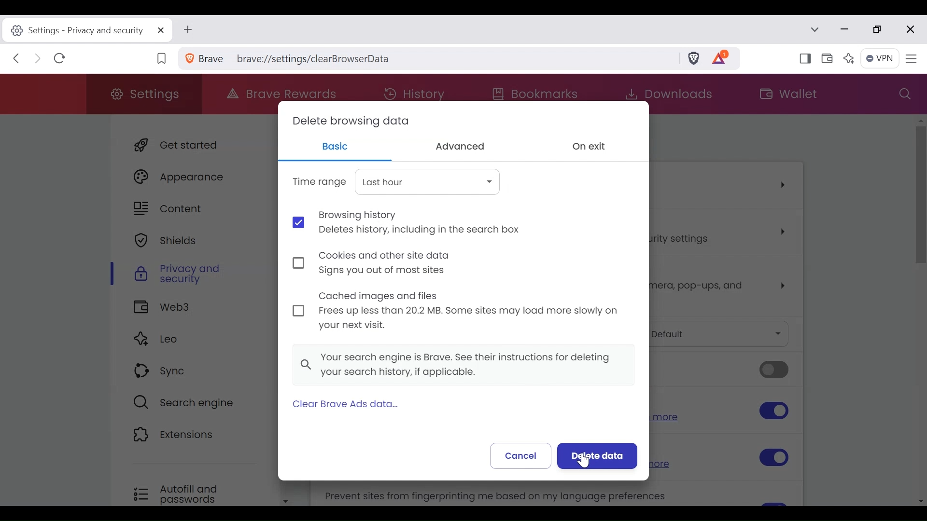  What do you see at coordinates (828, 59) in the screenshot?
I see `Wallet` at bounding box center [828, 59].